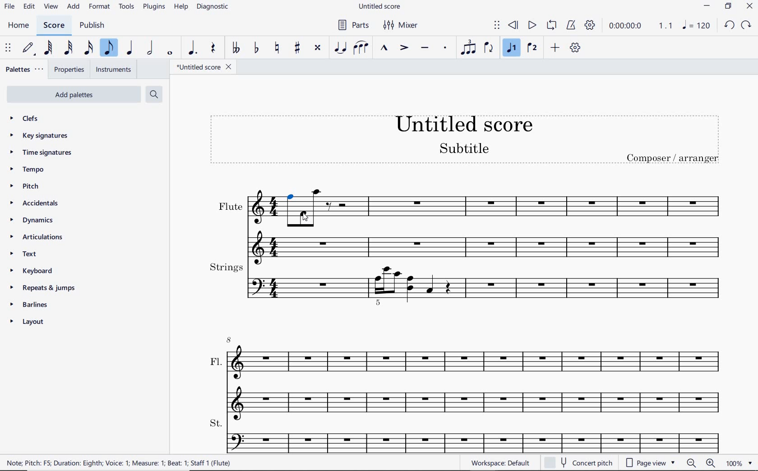 The image size is (758, 471). I want to click on Cursor selects note, so click(304, 217).